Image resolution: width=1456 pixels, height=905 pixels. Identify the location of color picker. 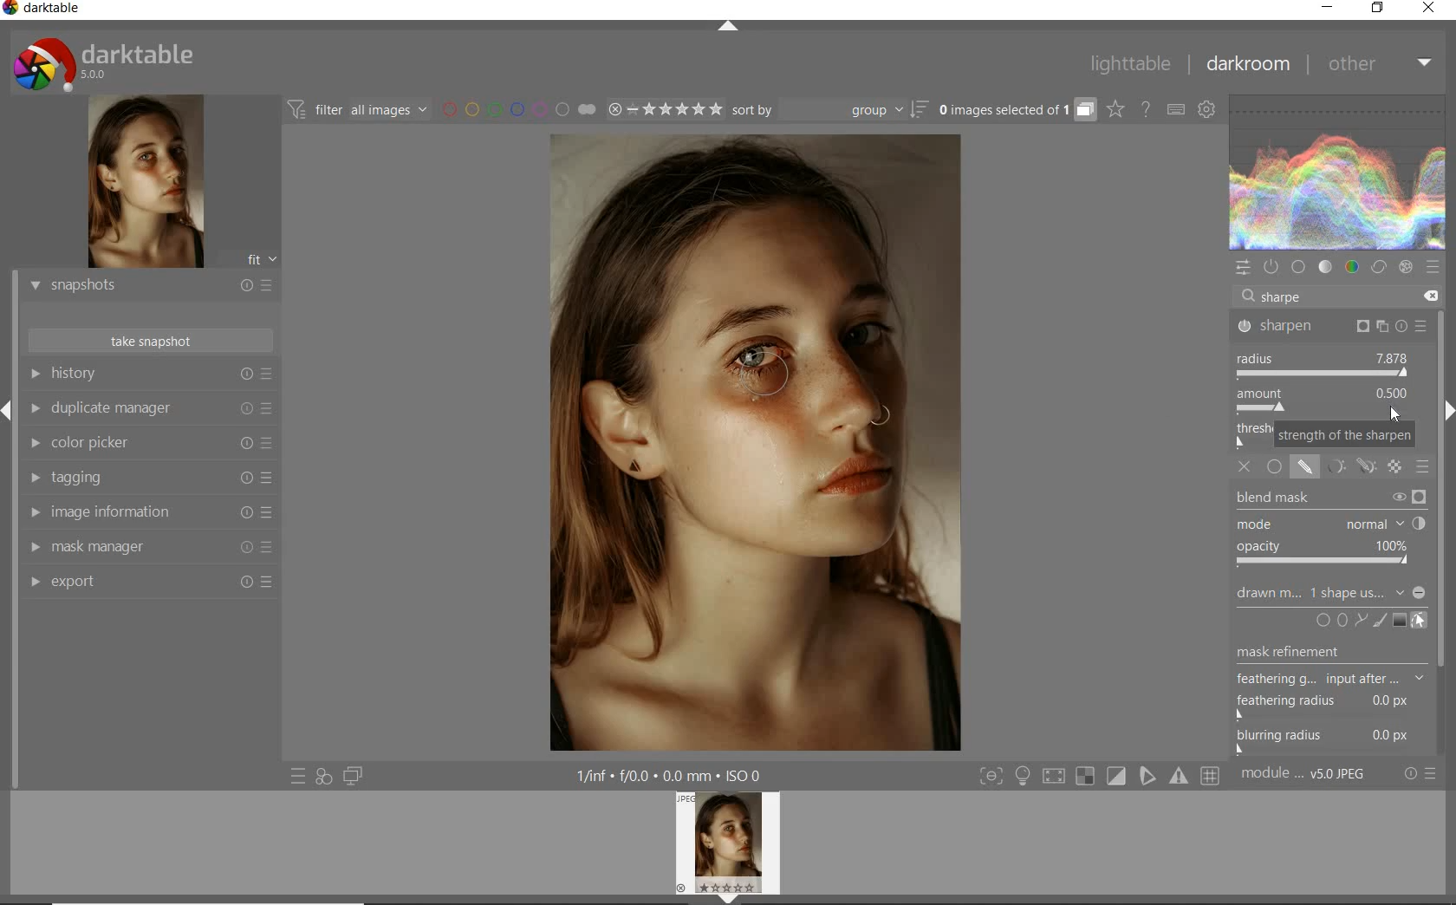
(150, 445).